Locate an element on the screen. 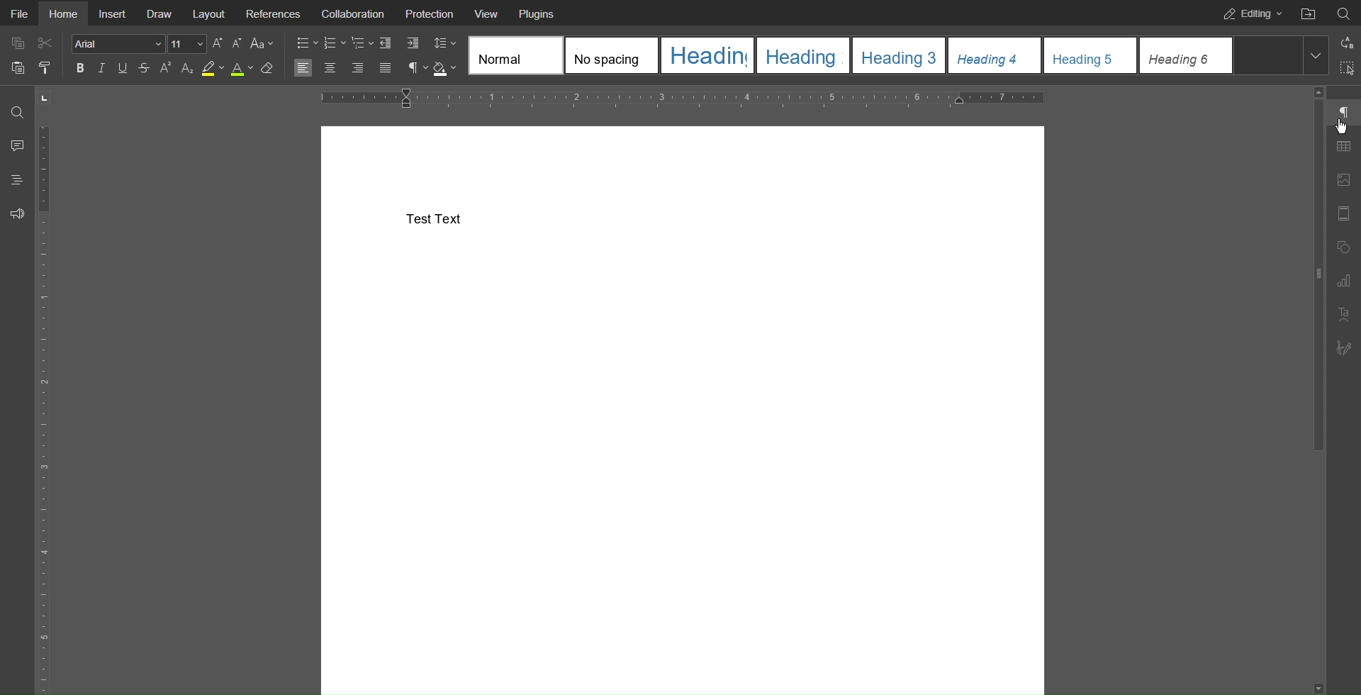  Protection is located at coordinates (430, 13).